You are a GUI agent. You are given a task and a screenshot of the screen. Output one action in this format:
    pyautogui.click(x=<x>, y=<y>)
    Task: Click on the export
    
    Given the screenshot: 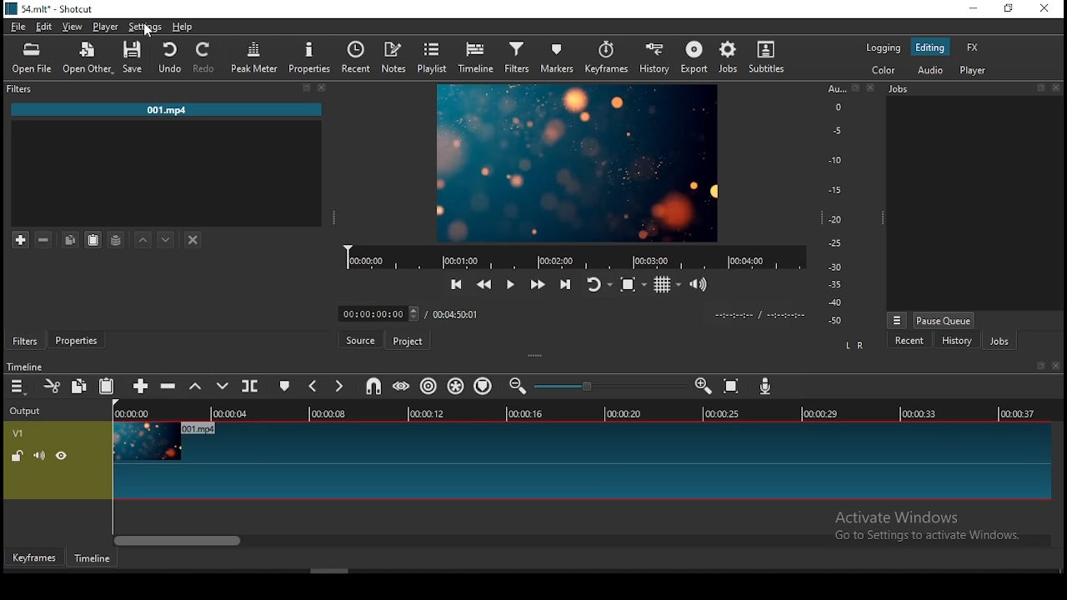 What is the action you would take?
    pyautogui.click(x=694, y=57)
    